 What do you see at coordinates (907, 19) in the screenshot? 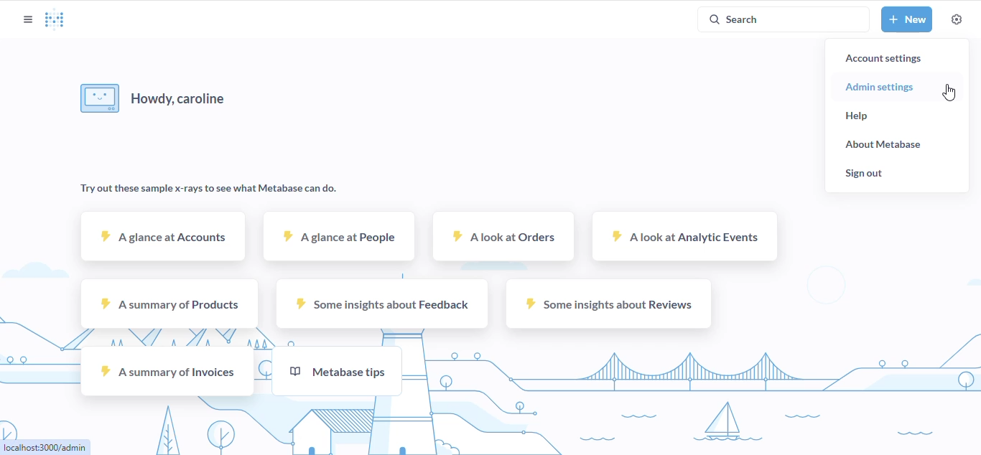
I see `new` at bounding box center [907, 19].